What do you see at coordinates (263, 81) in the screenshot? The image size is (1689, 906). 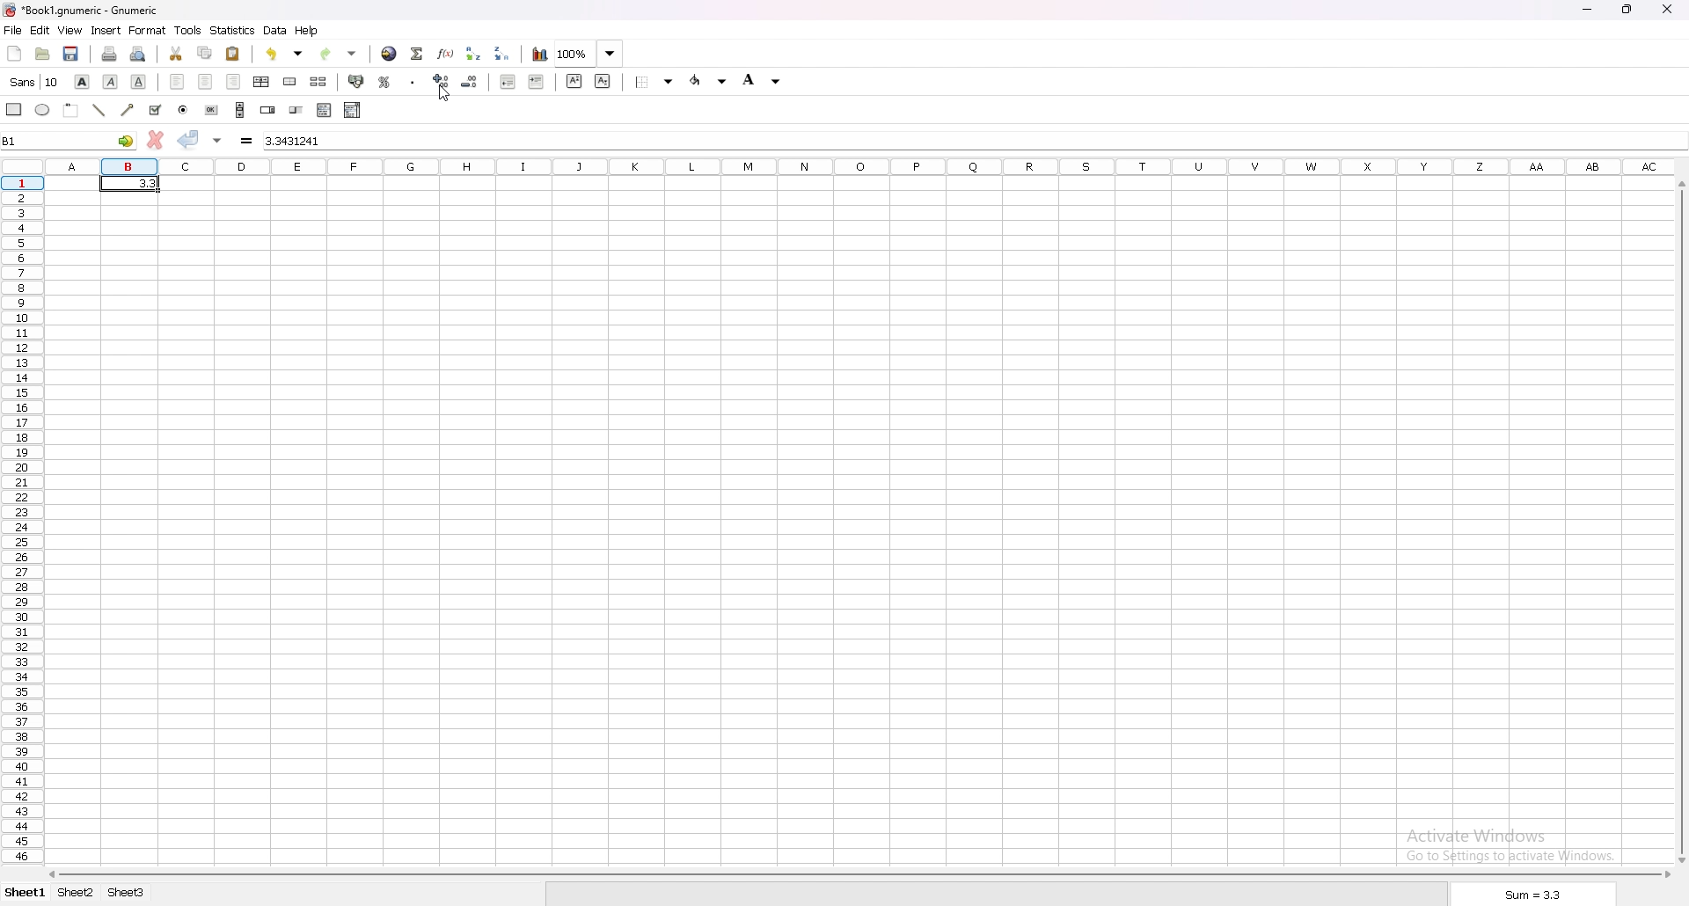 I see `centre horizontally` at bounding box center [263, 81].